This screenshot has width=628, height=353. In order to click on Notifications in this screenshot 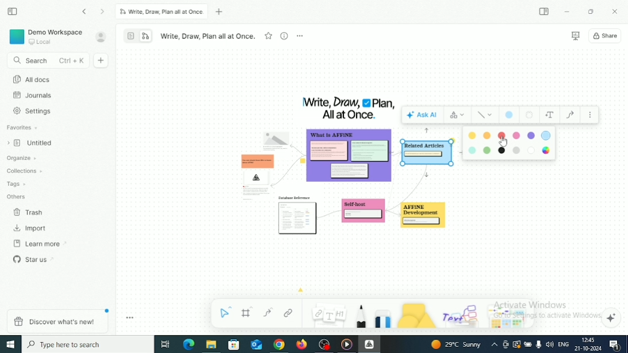, I will do `click(614, 345)`.